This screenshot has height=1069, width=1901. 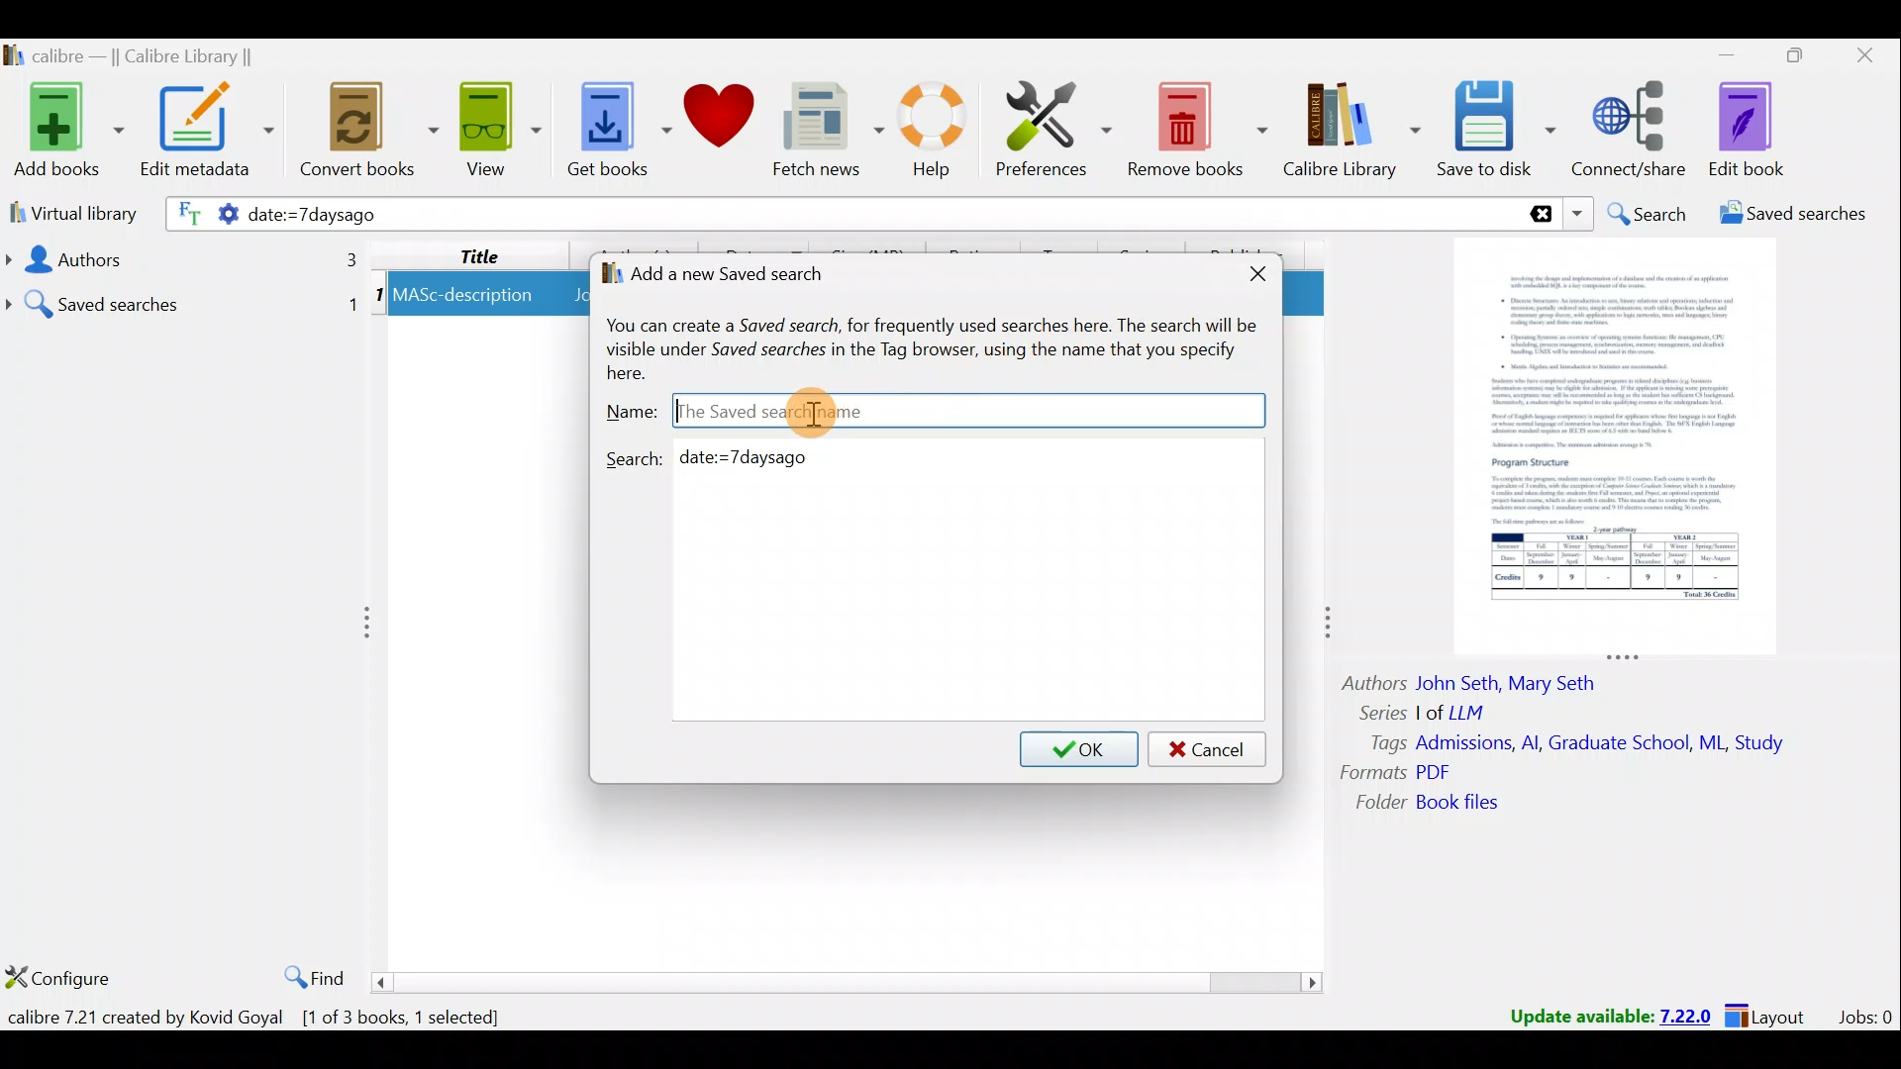 What do you see at coordinates (495, 132) in the screenshot?
I see `View` at bounding box center [495, 132].